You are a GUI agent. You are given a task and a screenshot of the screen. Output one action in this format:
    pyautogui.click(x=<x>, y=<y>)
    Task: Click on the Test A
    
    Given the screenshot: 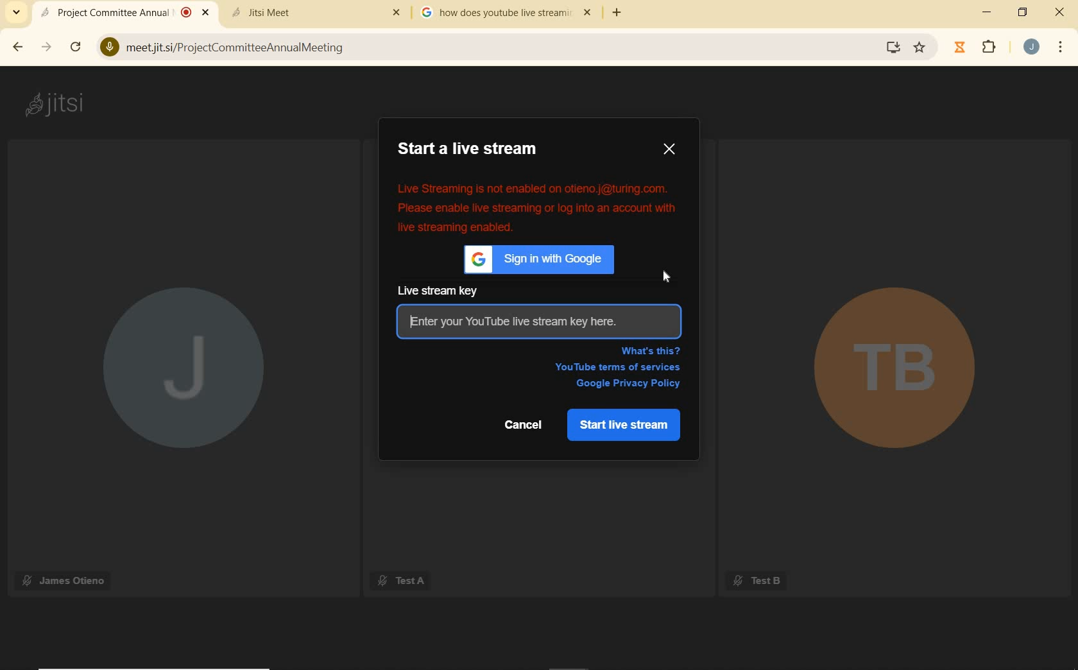 What is the action you would take?
    pyautogui.click(x=402, y=580)
    